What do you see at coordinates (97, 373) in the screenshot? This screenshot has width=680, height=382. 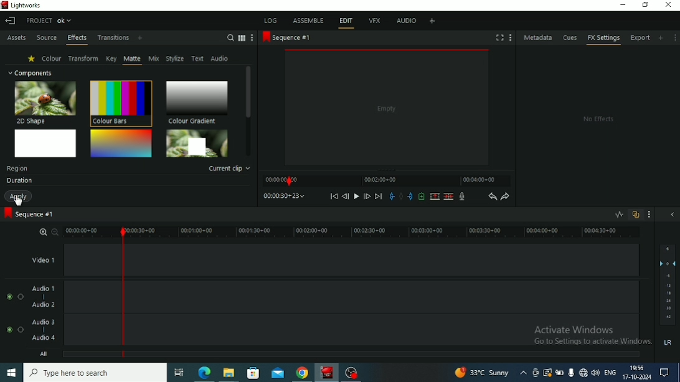 I see `Search bar` at bounding box center [97, 373].